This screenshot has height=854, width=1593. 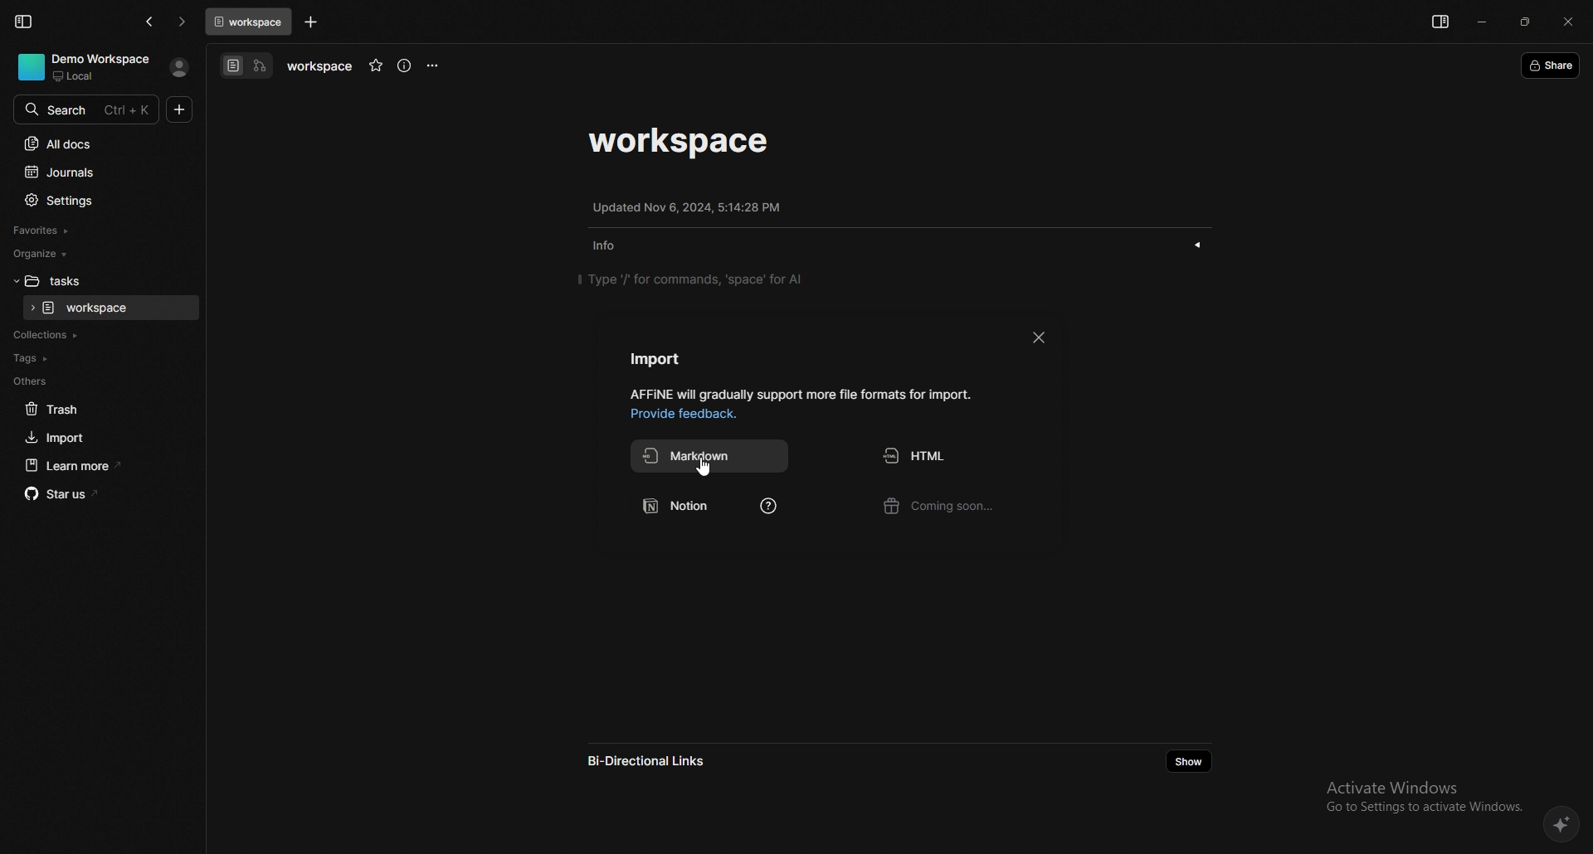 What do you see at coordinates (952, 456) in the screenshot?
I see `html` at bounding box center [952, 456].